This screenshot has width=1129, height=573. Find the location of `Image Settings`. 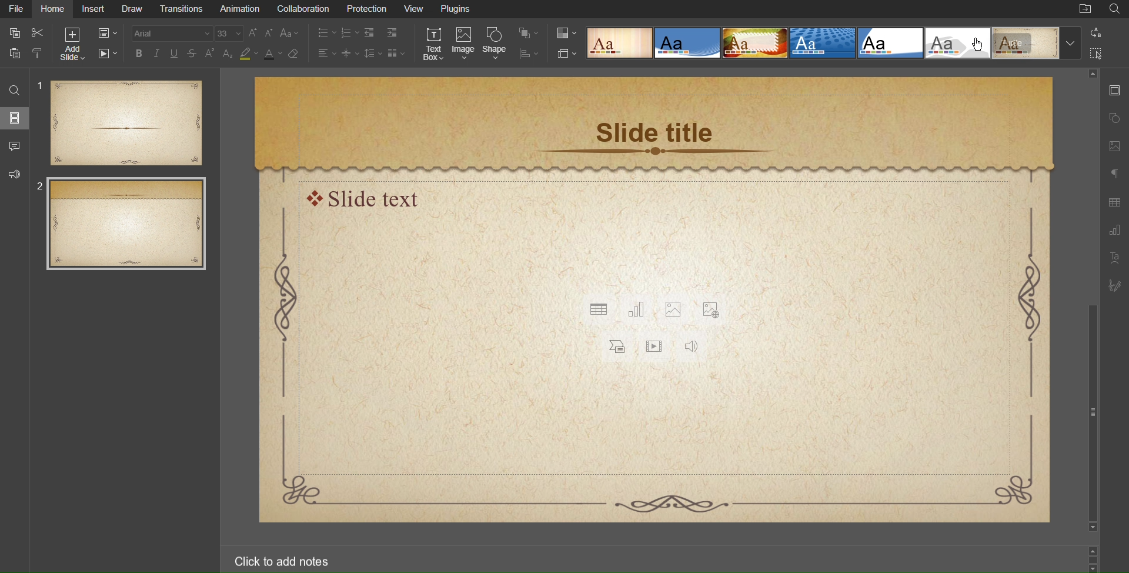

Image Settings is located at coordinates (1114, 147).